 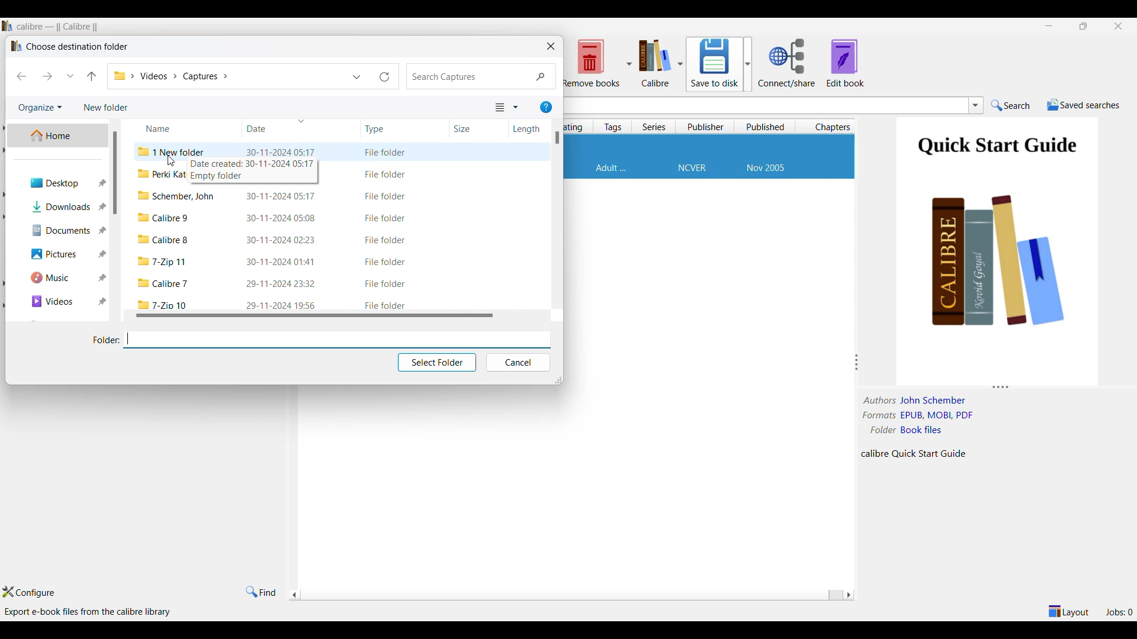 I want to click on Remove book options, so click(x=597, y=63).